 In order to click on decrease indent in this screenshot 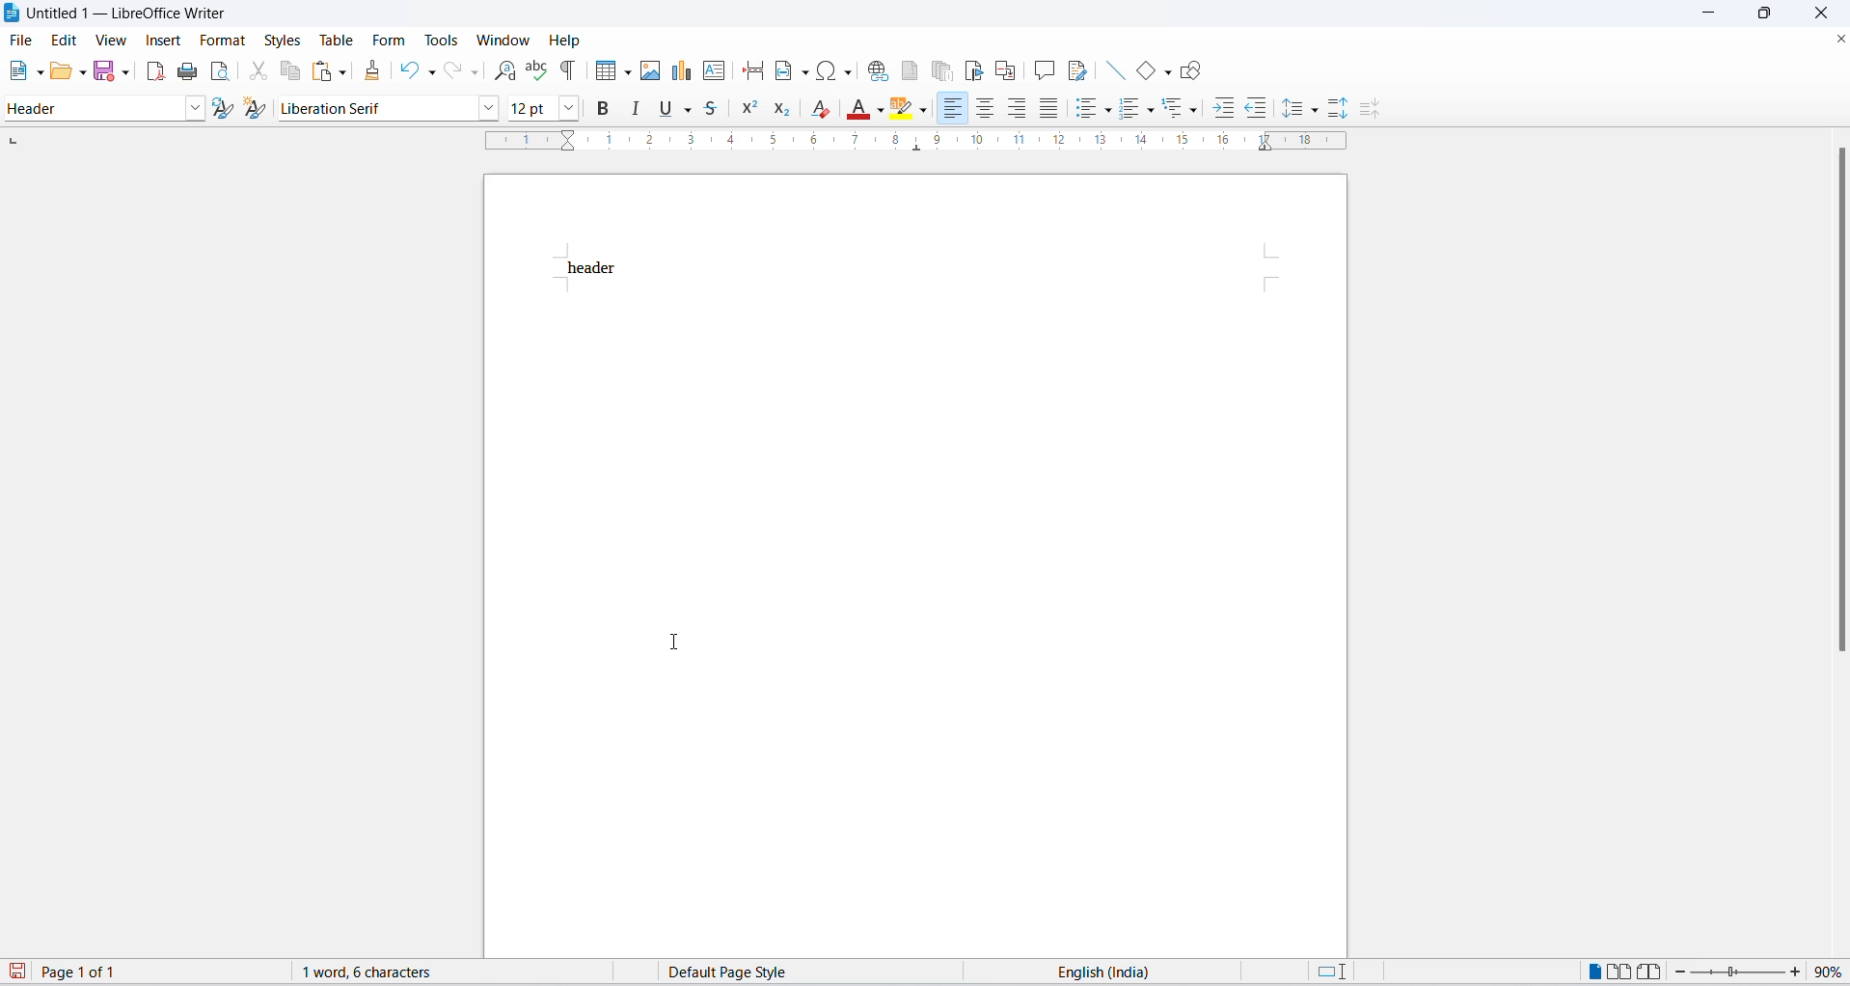, I will do `click(1259, 108)`.